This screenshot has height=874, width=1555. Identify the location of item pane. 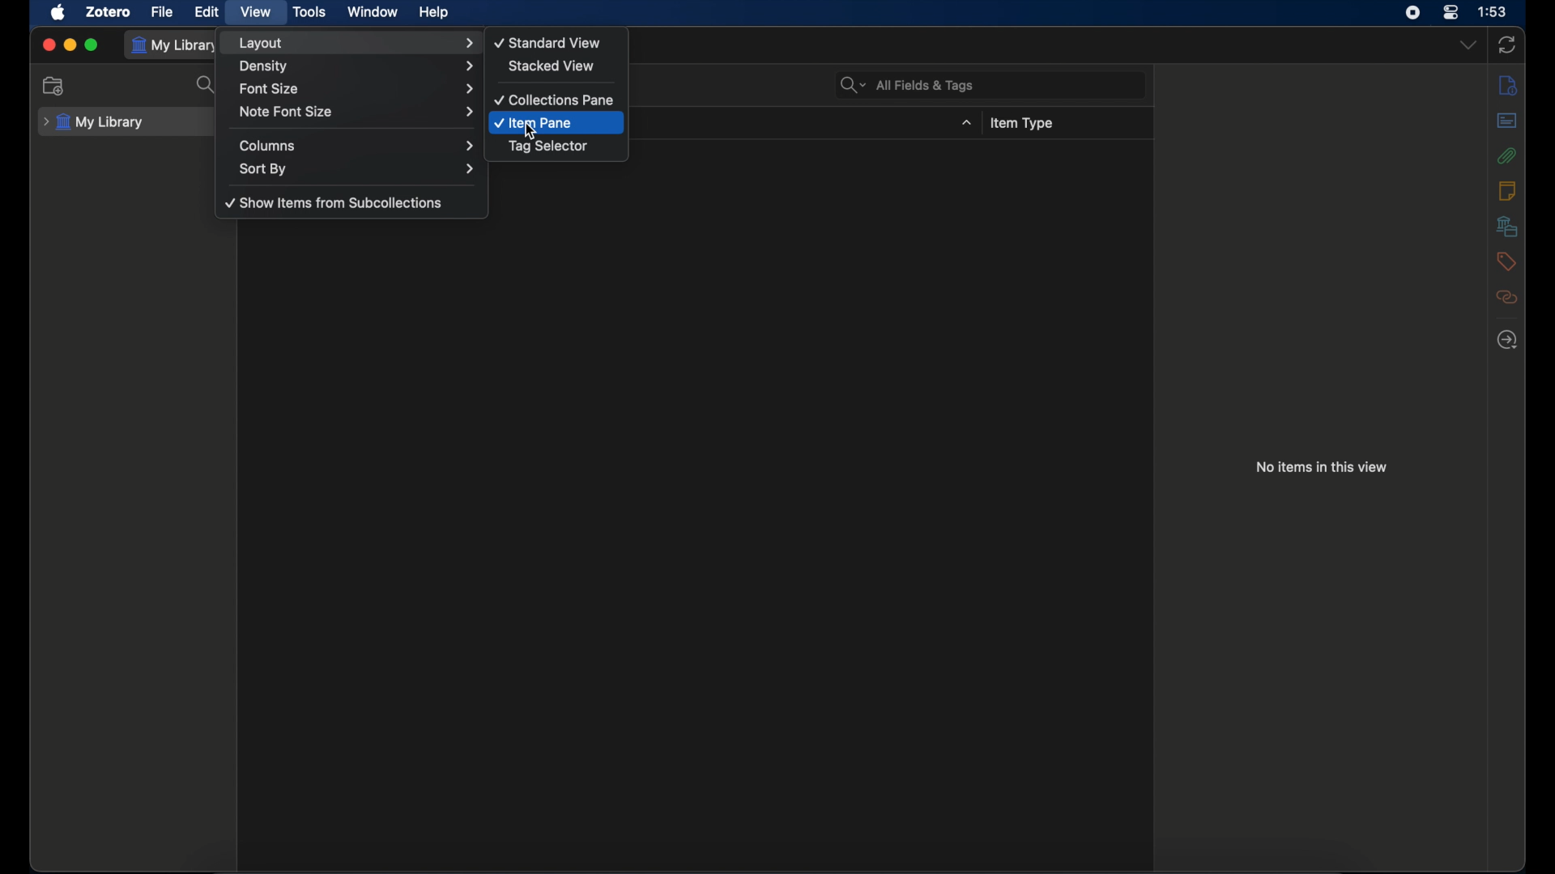
(535, 123).